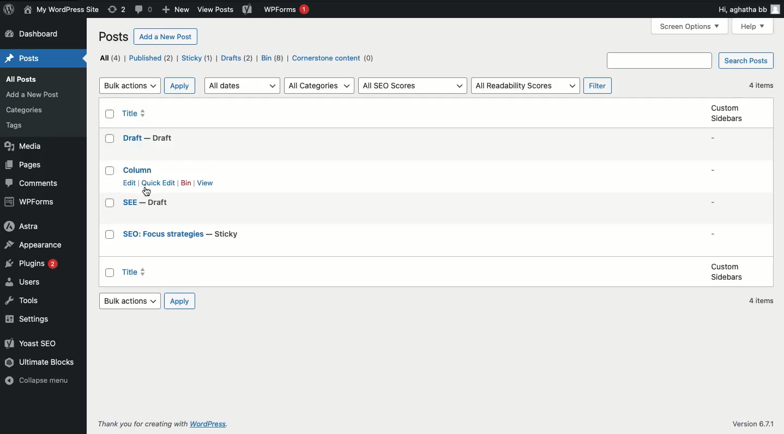 The height and width of the screenshot is (434, 784). Describe the element at coordinates (109, 57) in the screenshot. I see `All` at that location.